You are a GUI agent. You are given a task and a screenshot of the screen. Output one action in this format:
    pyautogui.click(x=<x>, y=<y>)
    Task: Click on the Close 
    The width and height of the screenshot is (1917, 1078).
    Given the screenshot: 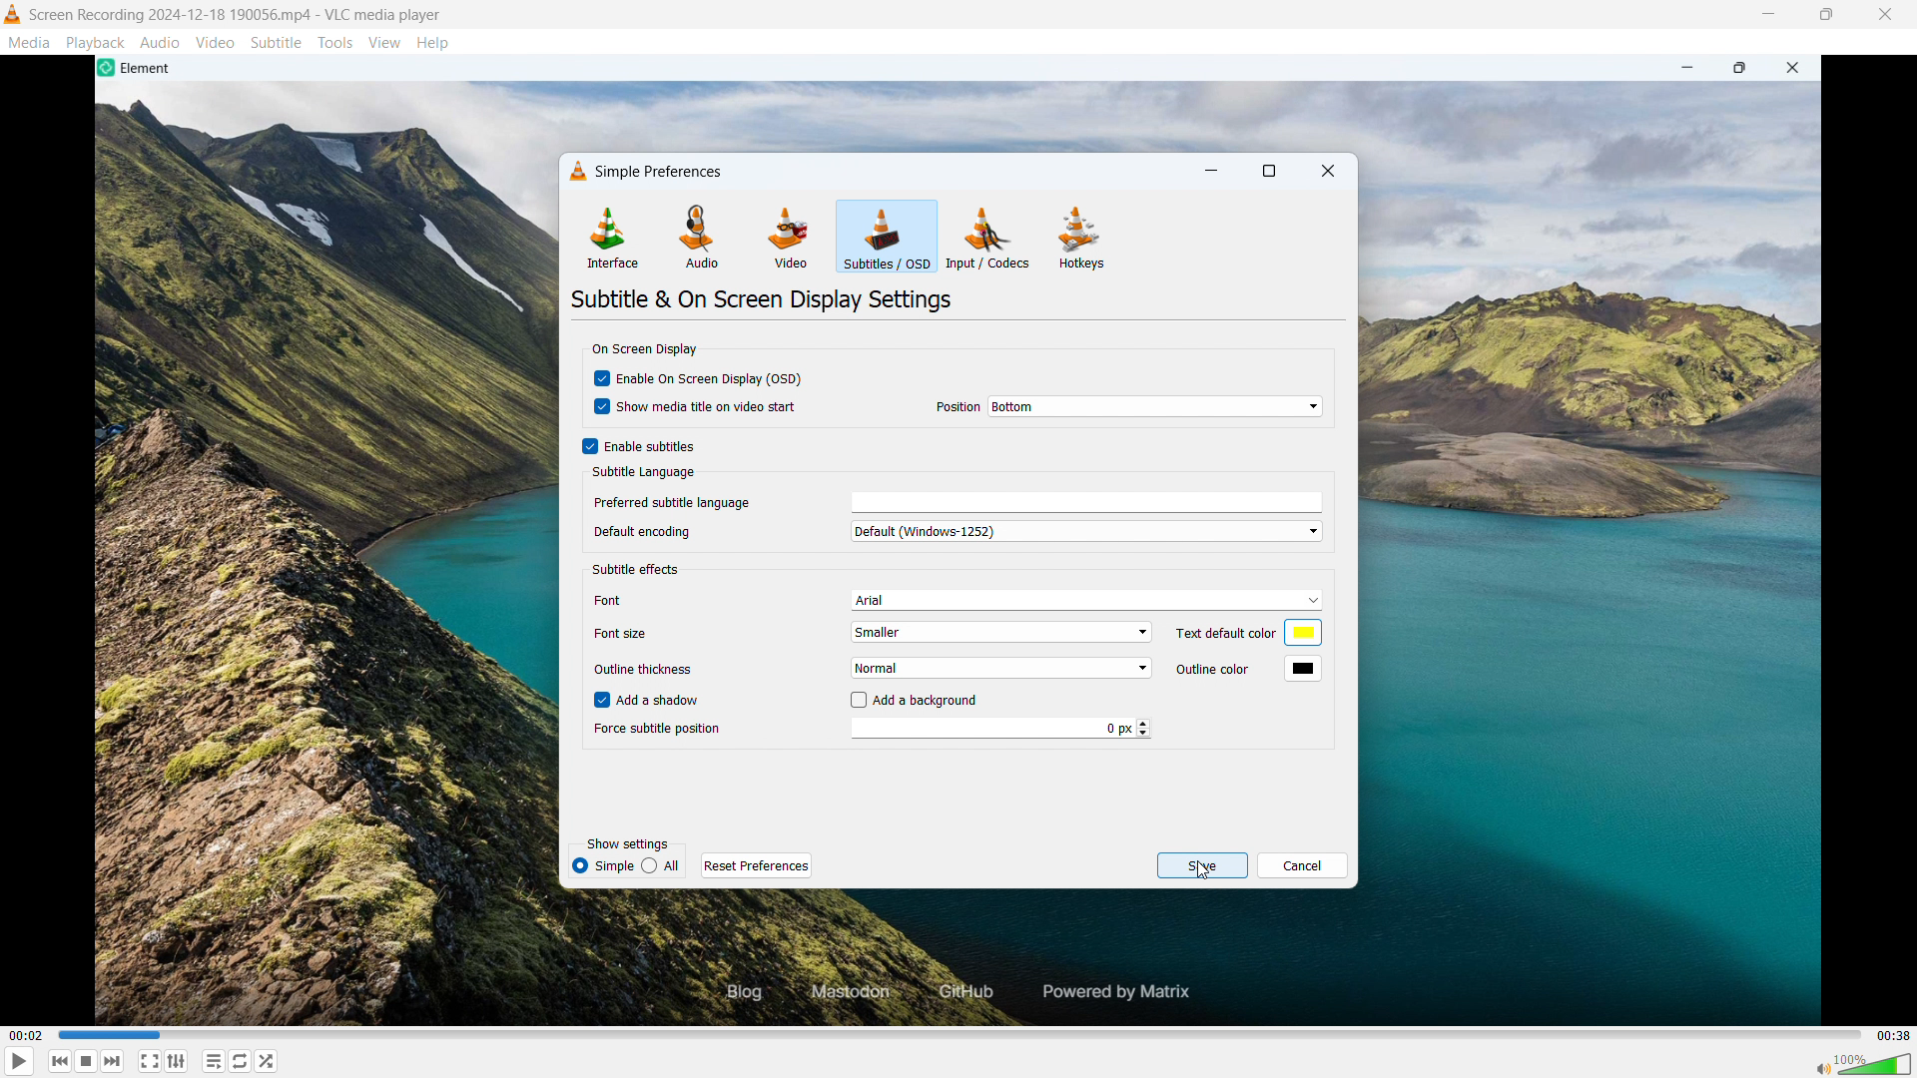 What is the action you would take?
    pyautogui.click(x=1885, y=15)
    